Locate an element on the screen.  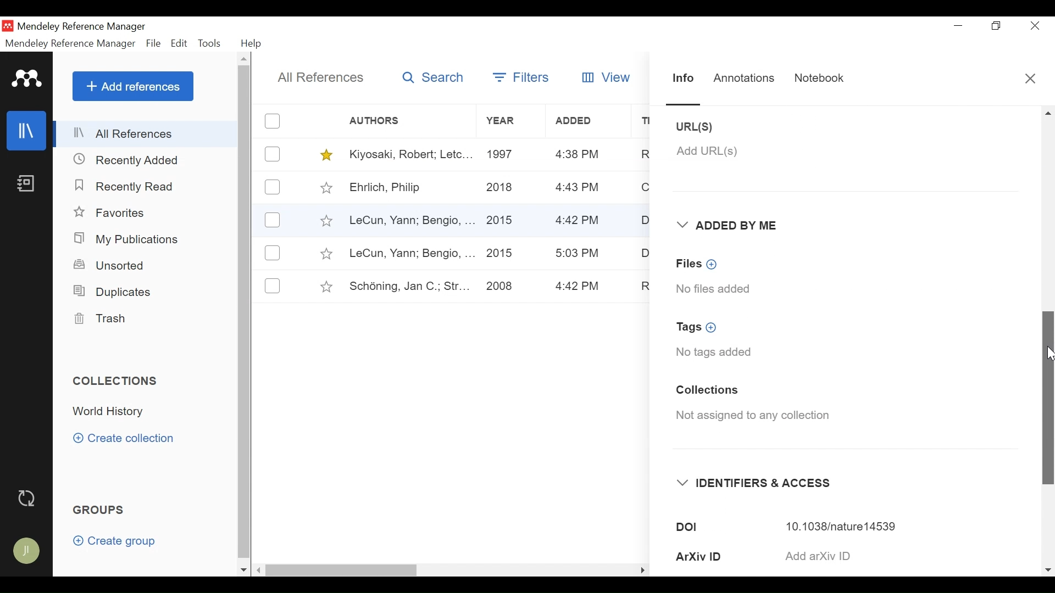
4:42 PM is located at coordinates (579, 221).